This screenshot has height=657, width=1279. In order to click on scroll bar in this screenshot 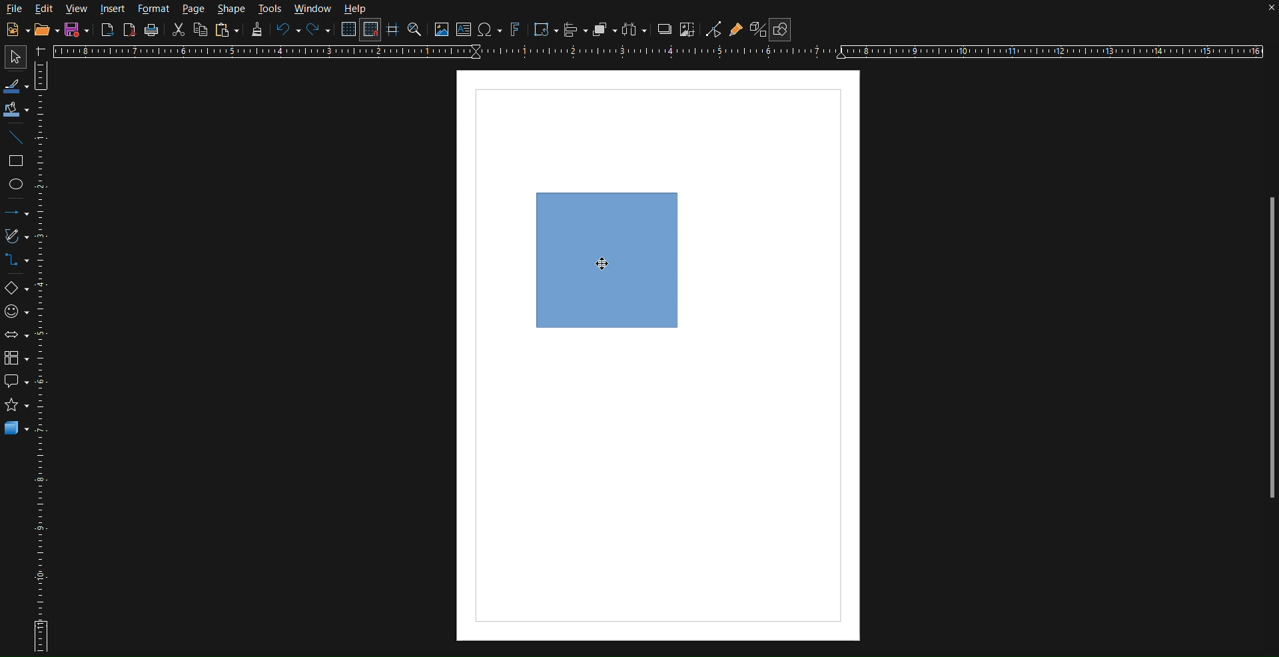, I will do `click(1265, 353)`.